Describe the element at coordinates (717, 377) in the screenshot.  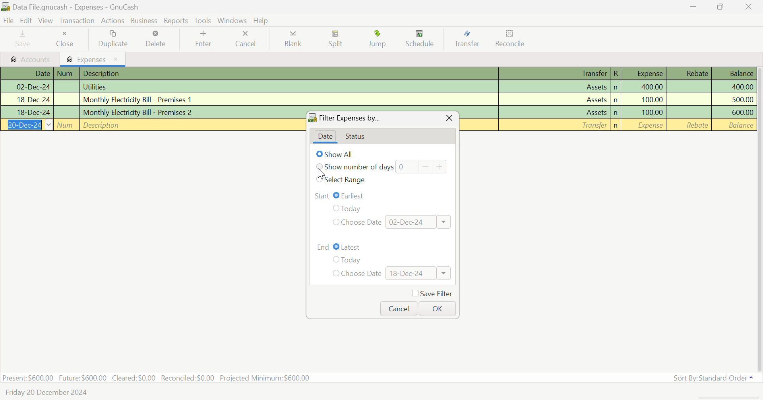
I see `Sort By: Standard Order` at that location.